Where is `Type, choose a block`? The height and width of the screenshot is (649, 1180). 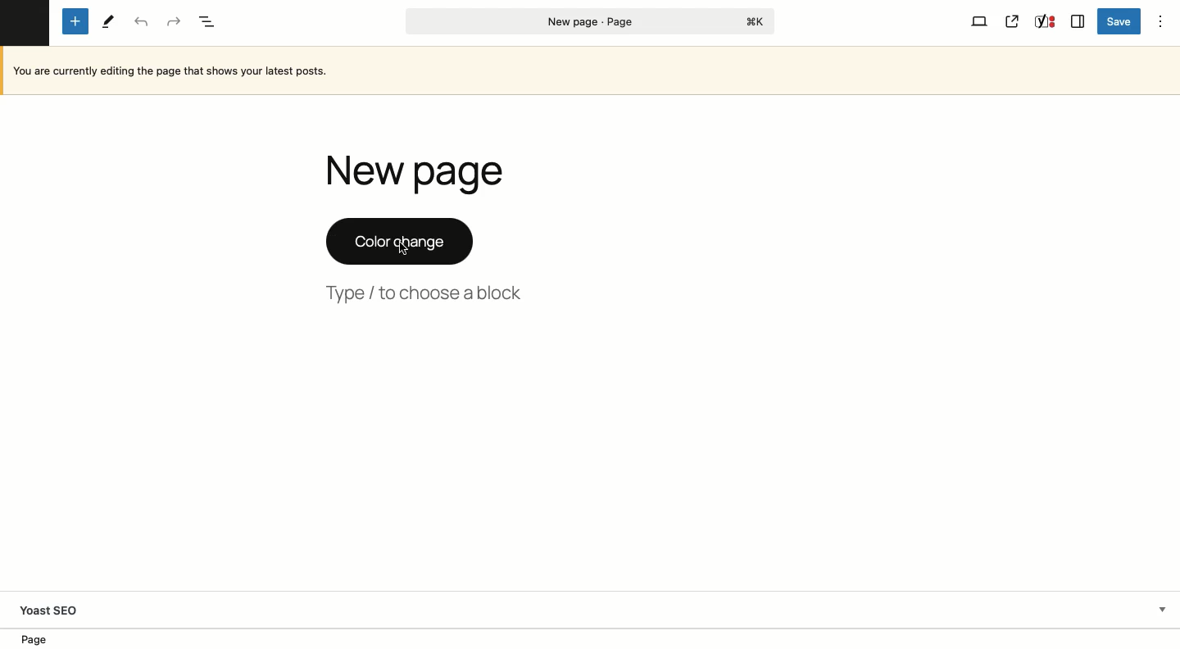
Type, choose a block is located at coordinates (428, 293).